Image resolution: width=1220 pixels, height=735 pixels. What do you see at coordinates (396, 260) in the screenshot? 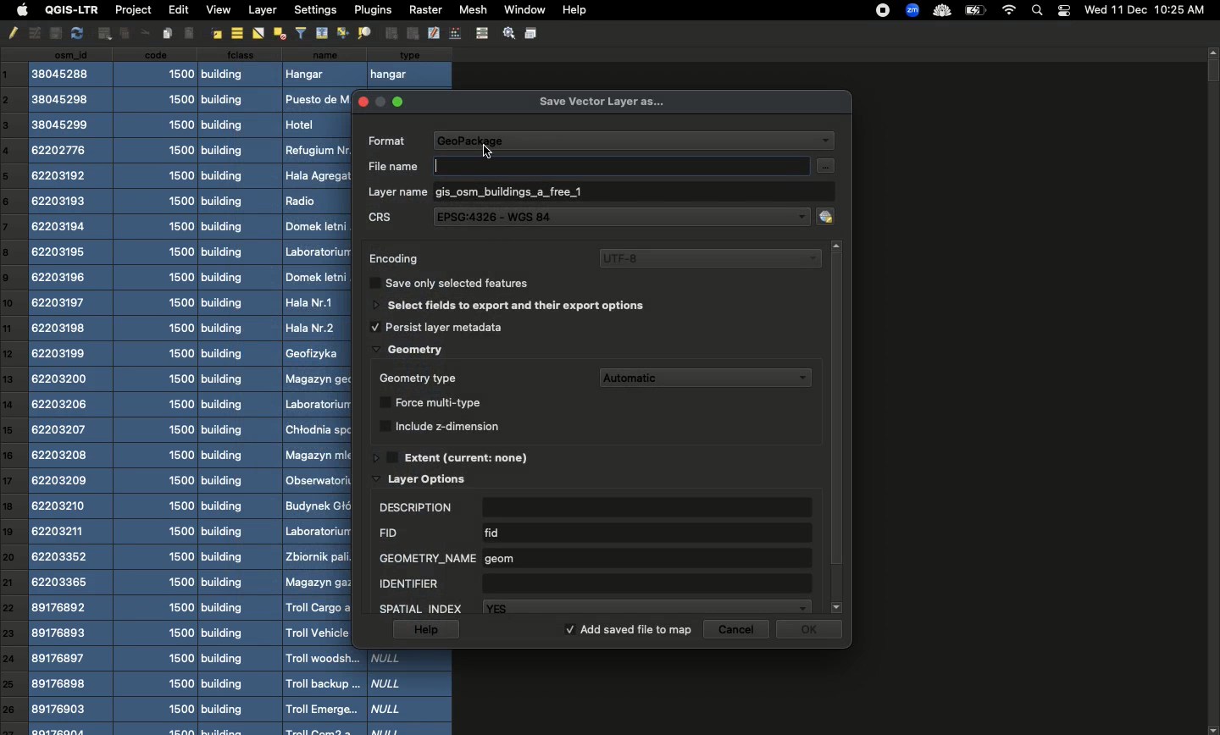
I see `Encoding` at bounding box center [396, 260].